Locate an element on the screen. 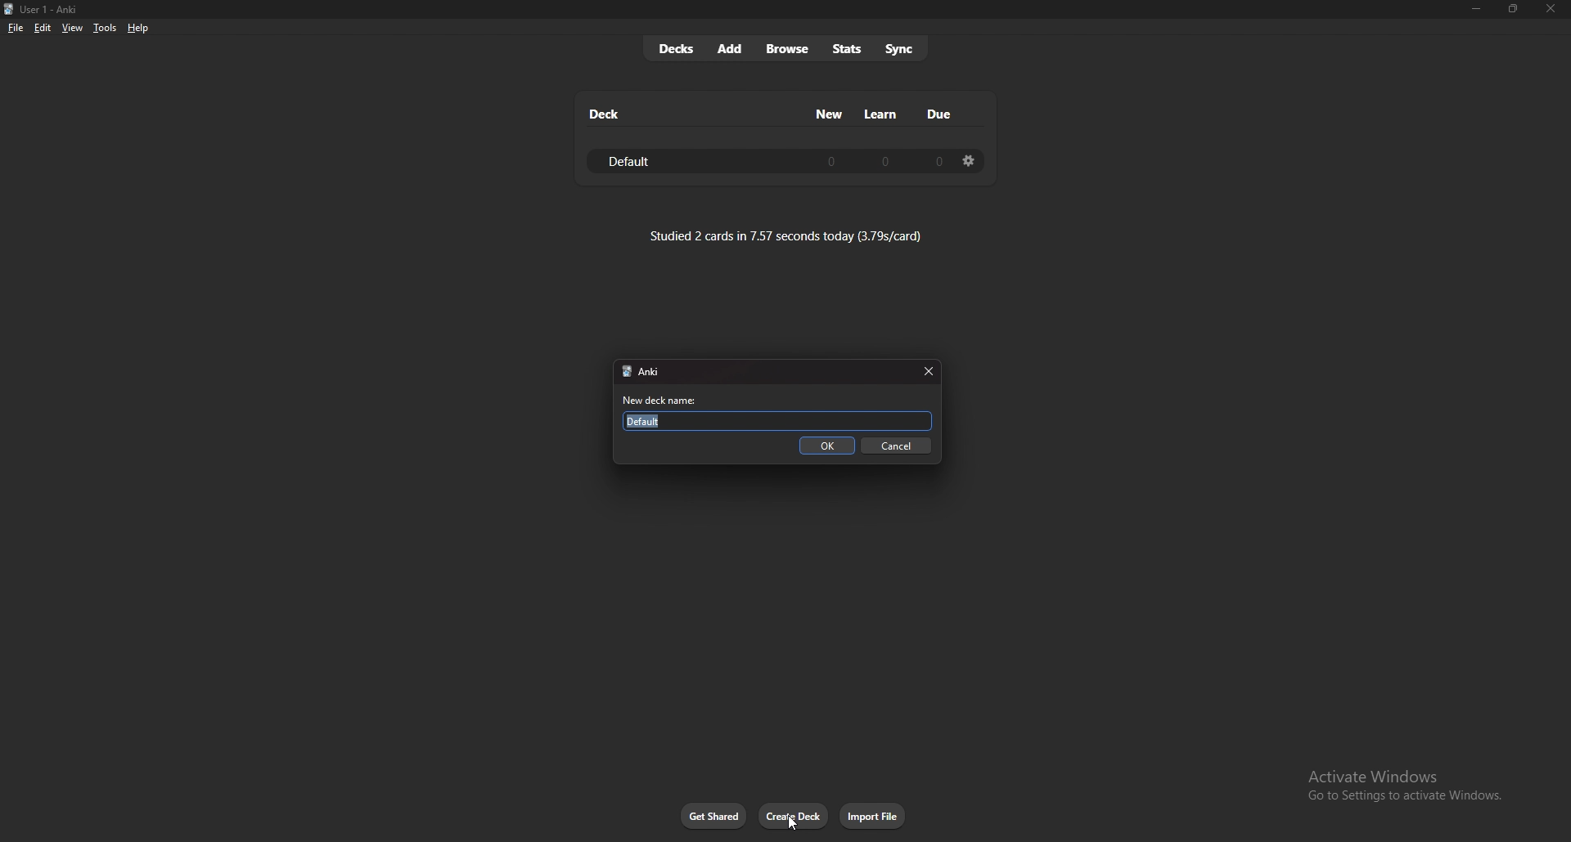 This screenshot has height=842, width=1571. new is located at coordinates (831, 114).